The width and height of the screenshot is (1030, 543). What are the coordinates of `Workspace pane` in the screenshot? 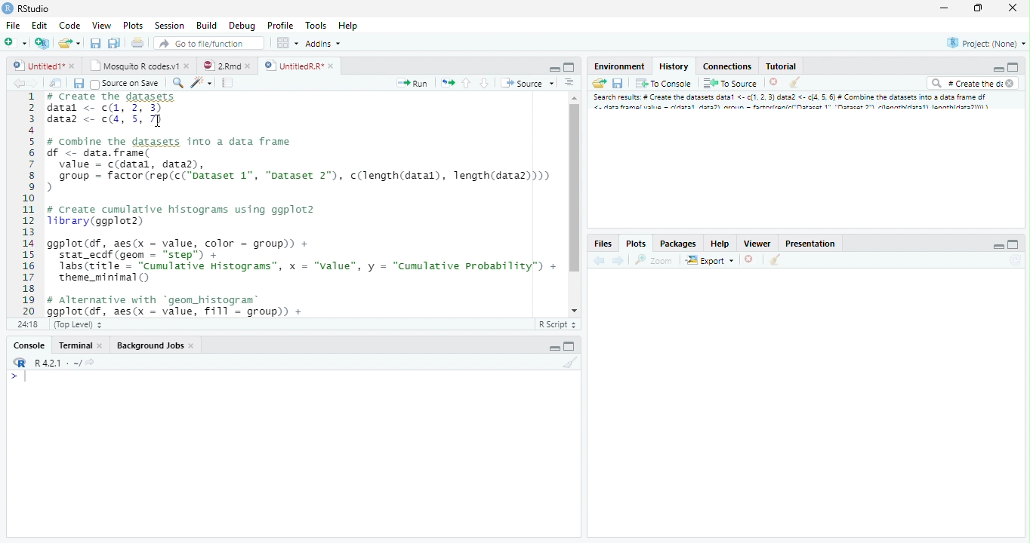 It's located at (288, 44).